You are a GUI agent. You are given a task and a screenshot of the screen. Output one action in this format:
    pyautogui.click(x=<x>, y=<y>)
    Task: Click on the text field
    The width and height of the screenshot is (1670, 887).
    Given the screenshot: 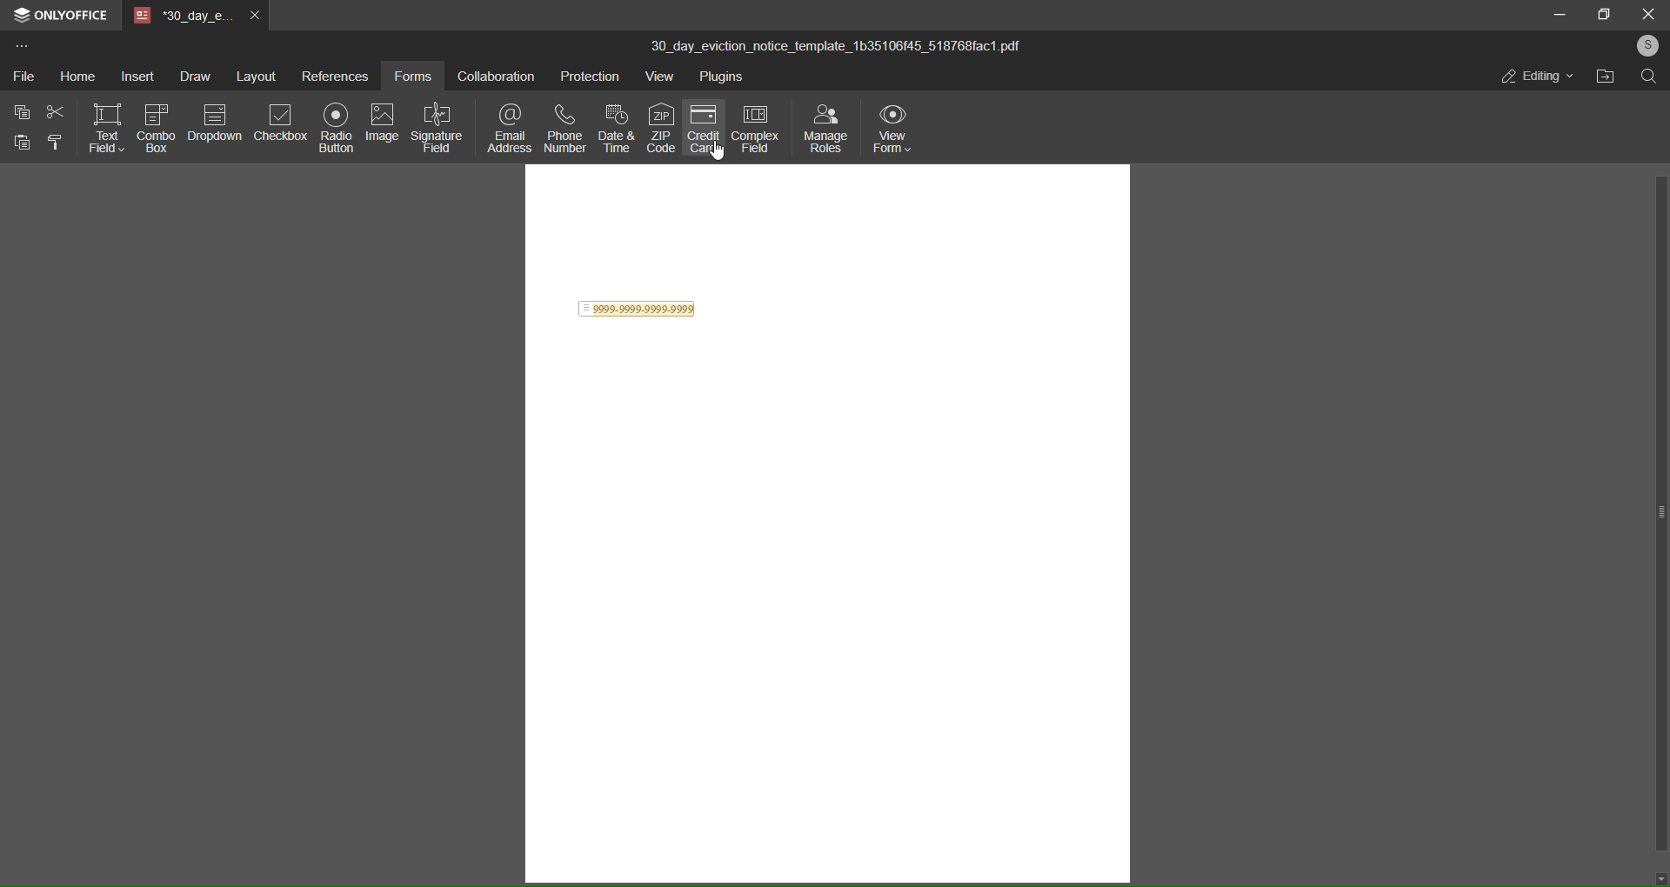 What is the action you would take?
    pyautogui.click(x=108, y=129)
    